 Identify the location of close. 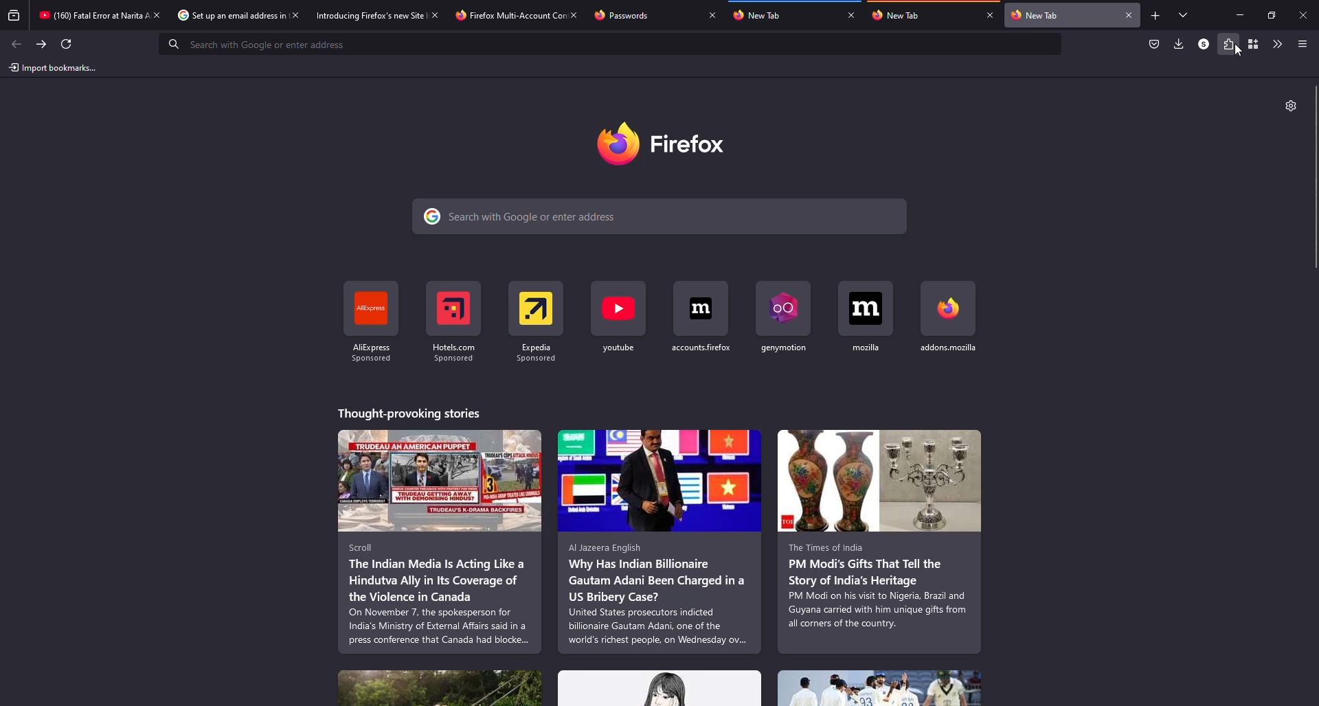
(850, 14).